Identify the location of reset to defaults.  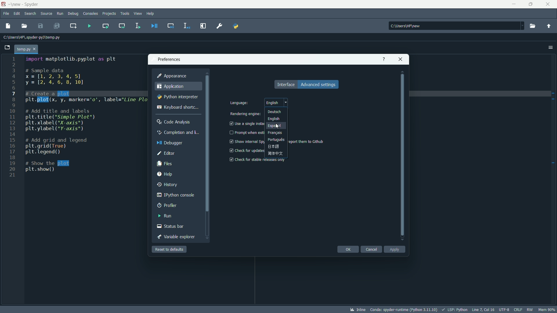
(170, 249).